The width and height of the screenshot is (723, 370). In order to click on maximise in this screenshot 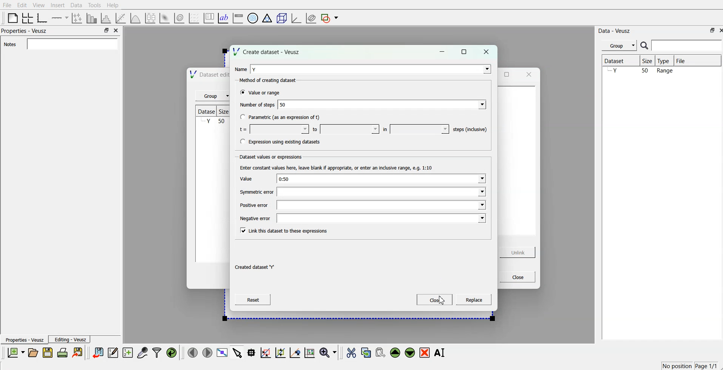, I will do `click(507, 74)`.